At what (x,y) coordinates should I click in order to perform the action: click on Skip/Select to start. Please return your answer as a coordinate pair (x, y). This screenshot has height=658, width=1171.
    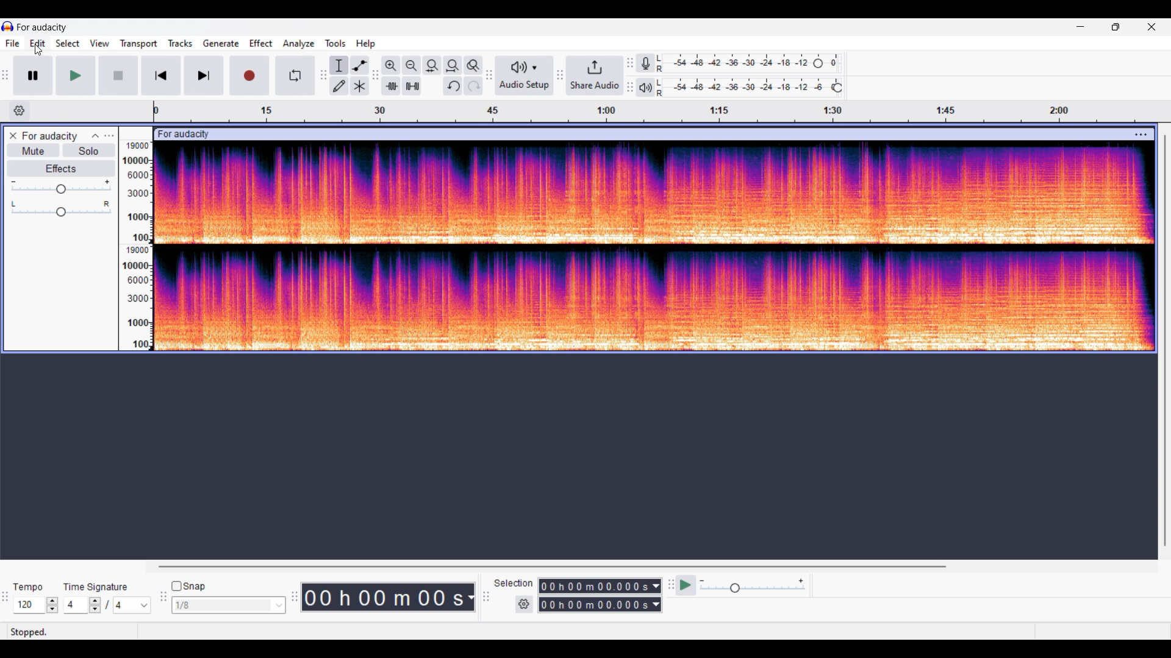
    Looking at the image, I should click on (162, 76).